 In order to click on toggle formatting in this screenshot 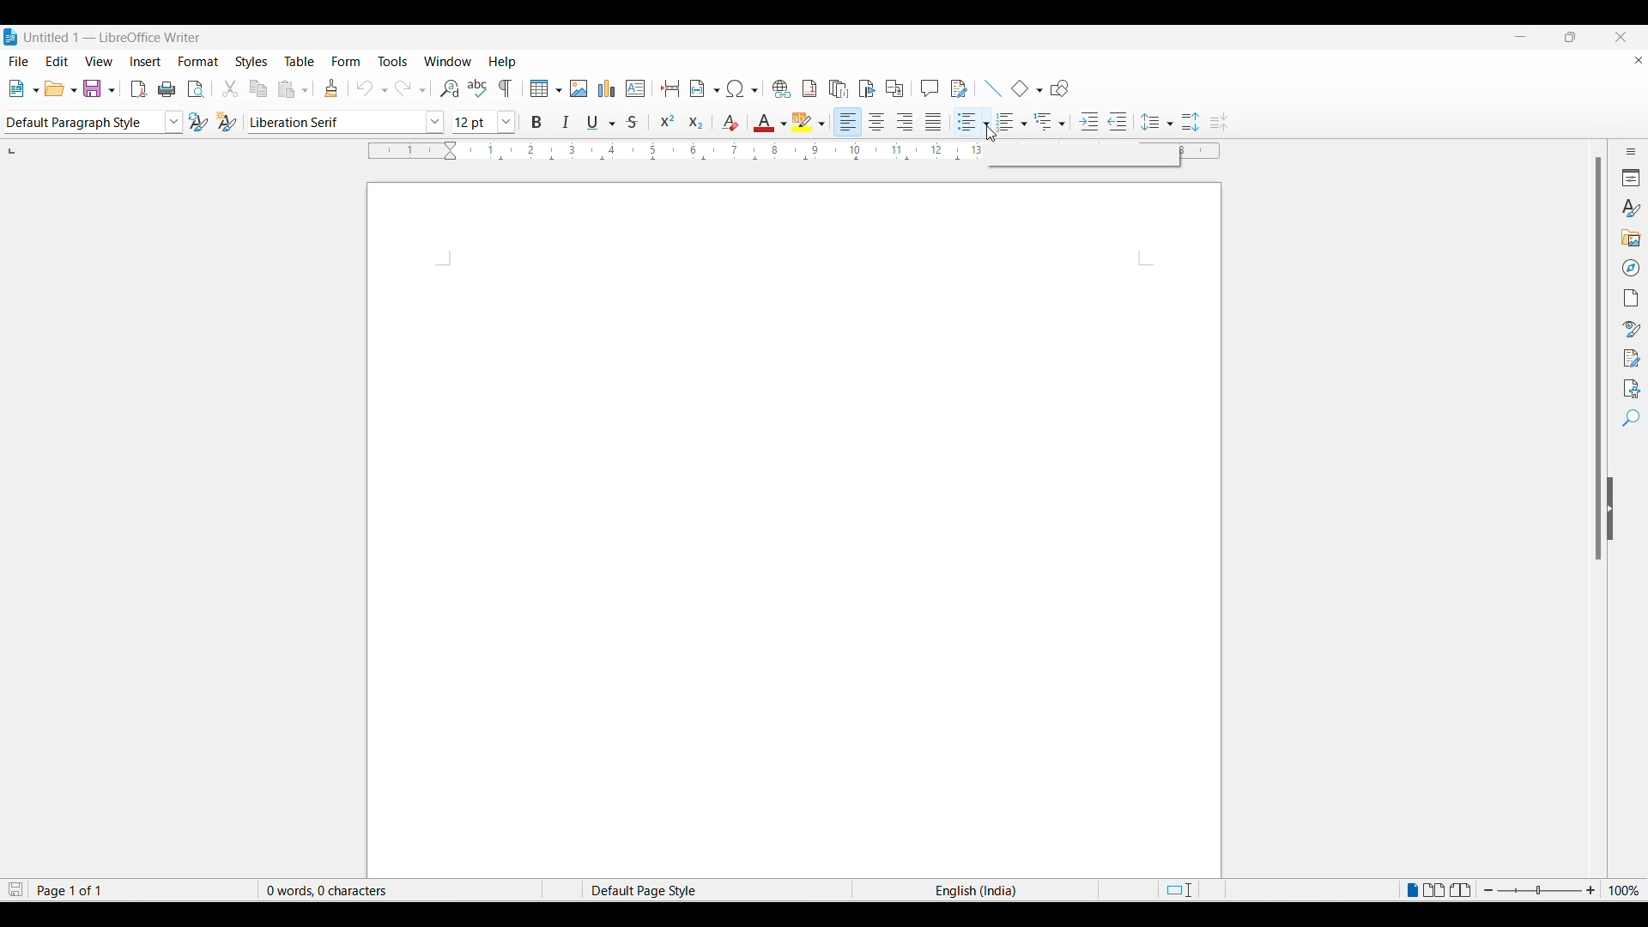, I will do `click(507, 89)`.